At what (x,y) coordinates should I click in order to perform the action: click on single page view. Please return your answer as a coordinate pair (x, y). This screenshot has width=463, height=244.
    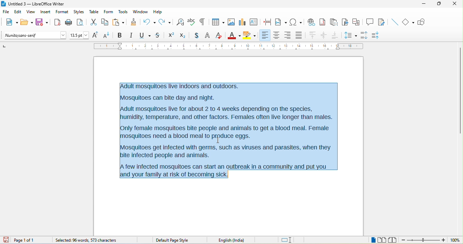
    Looking at the image, I should click on (373, 240).